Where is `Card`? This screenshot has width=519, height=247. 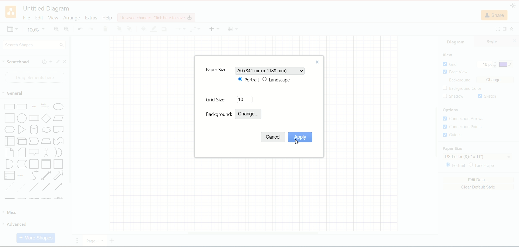 Card is located at coordinates (22, 153).